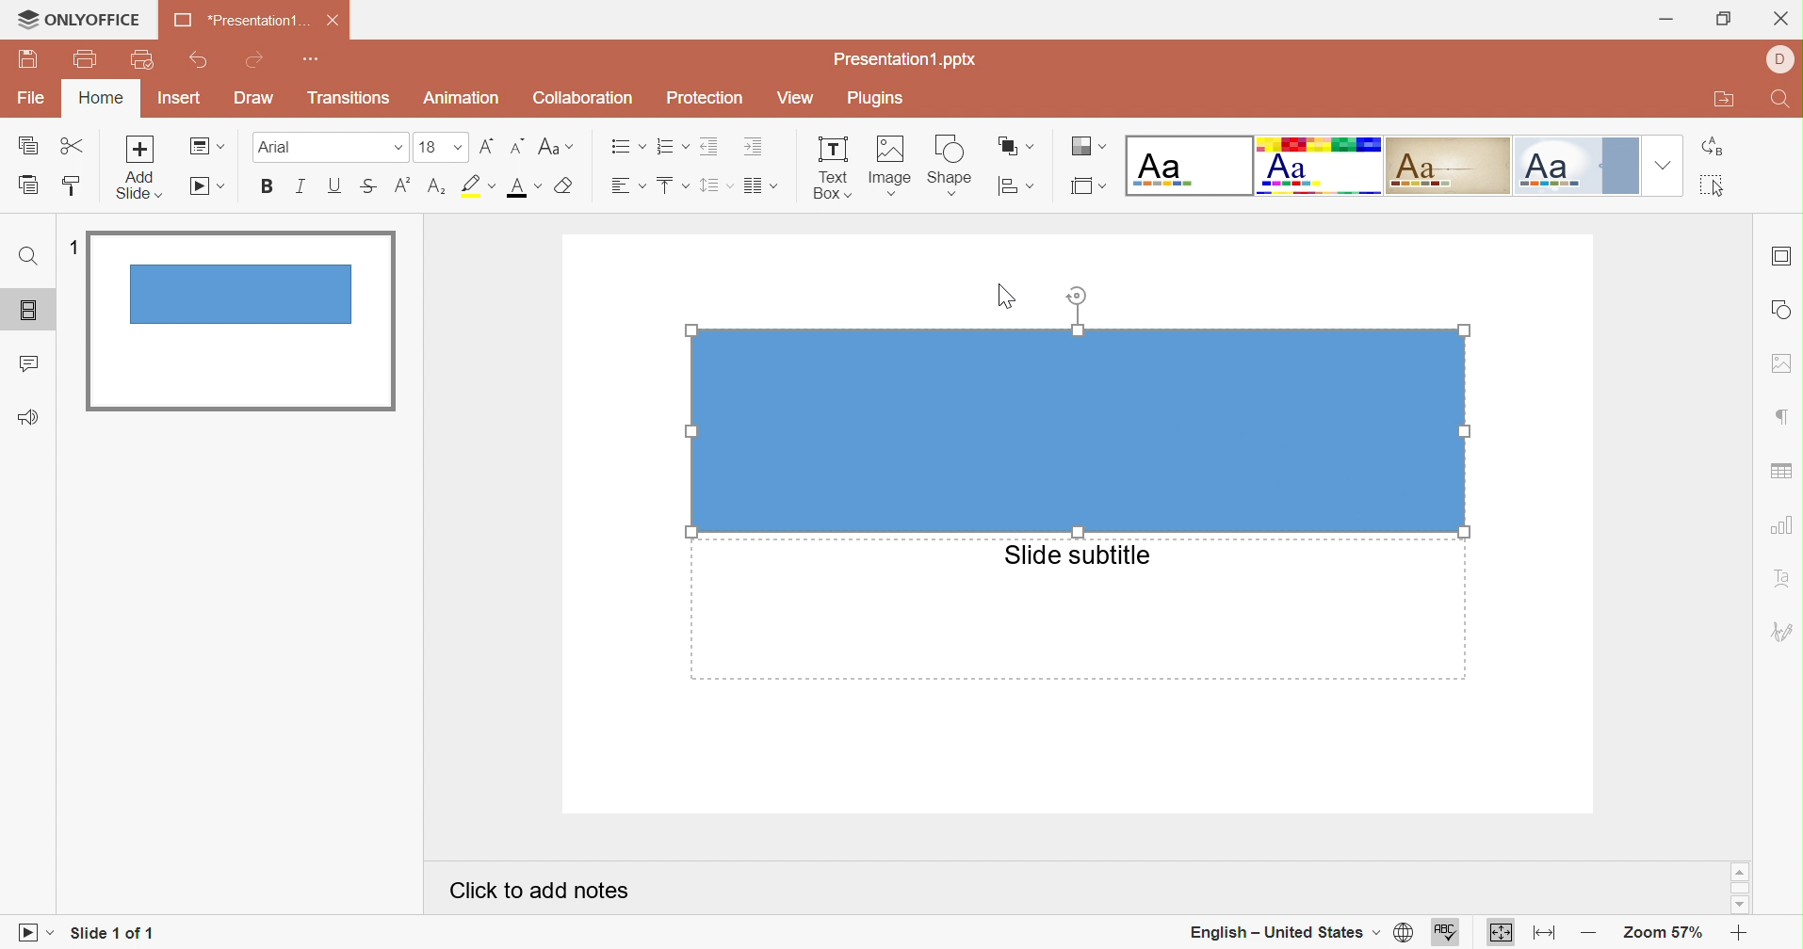 The width and height of the screenshot is (1803, 949). What do you see at coordinates (332, 187) in the screenshot?
I see `Underline` at bounding box center [332, 187].